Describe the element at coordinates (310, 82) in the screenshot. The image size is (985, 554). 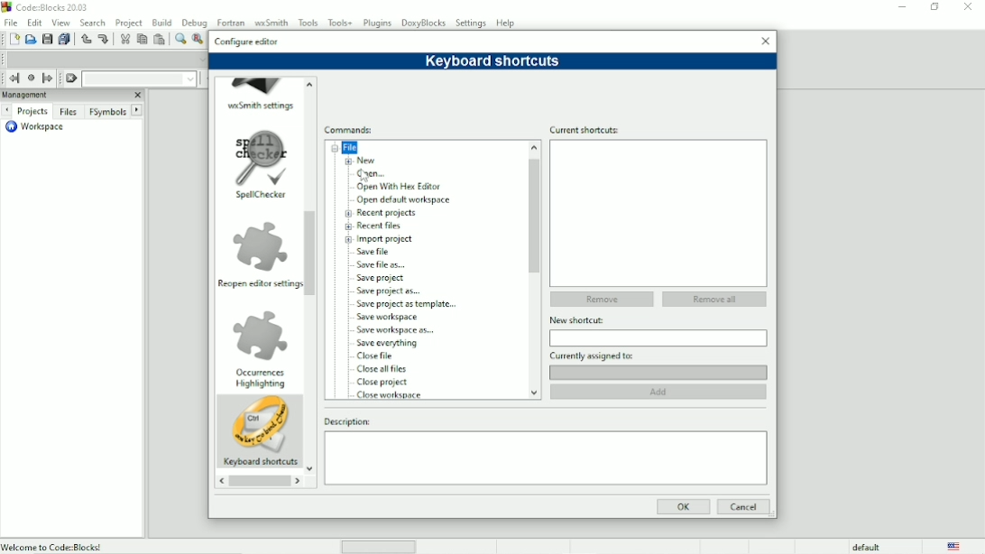
I see `up` at that location.